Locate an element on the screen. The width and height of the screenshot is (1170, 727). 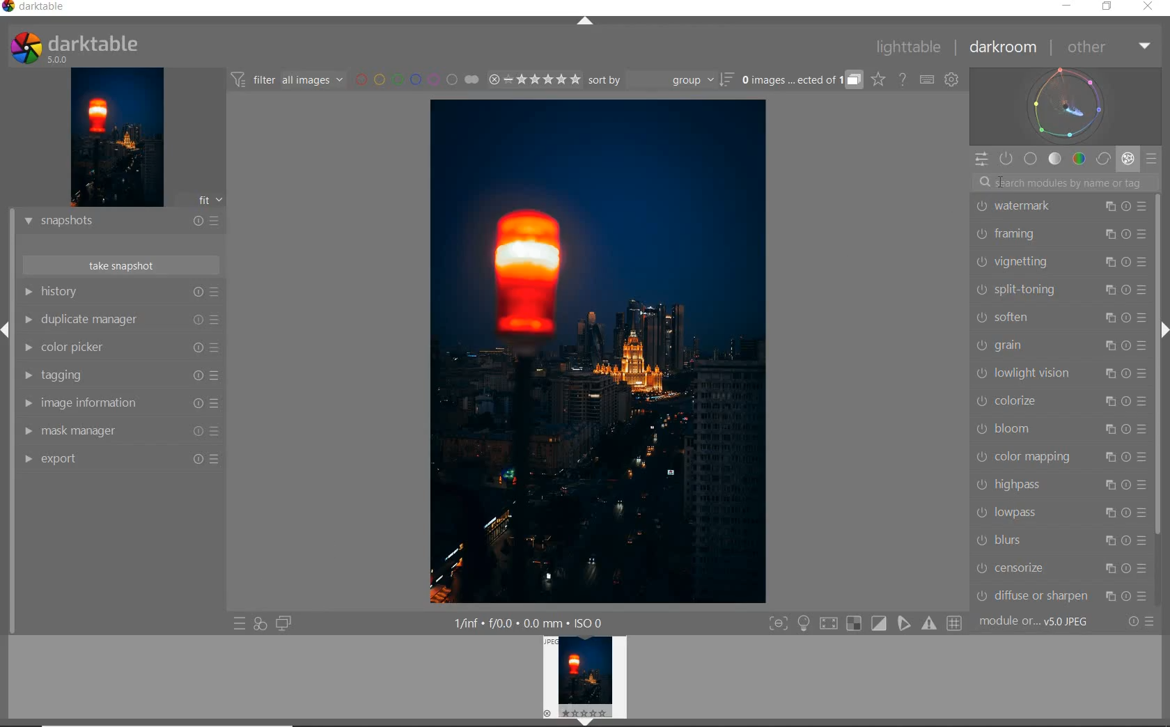
VIGNETTING is located at coordinates (1029, 262).